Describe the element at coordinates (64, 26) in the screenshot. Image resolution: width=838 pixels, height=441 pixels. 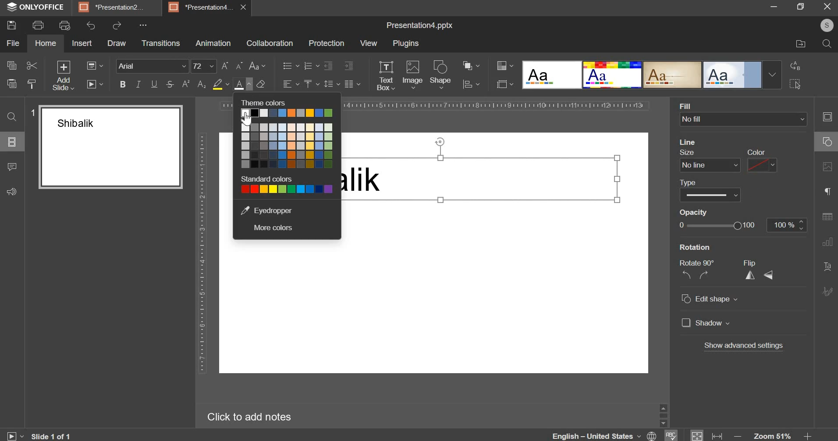
I see `print preview` at that location.